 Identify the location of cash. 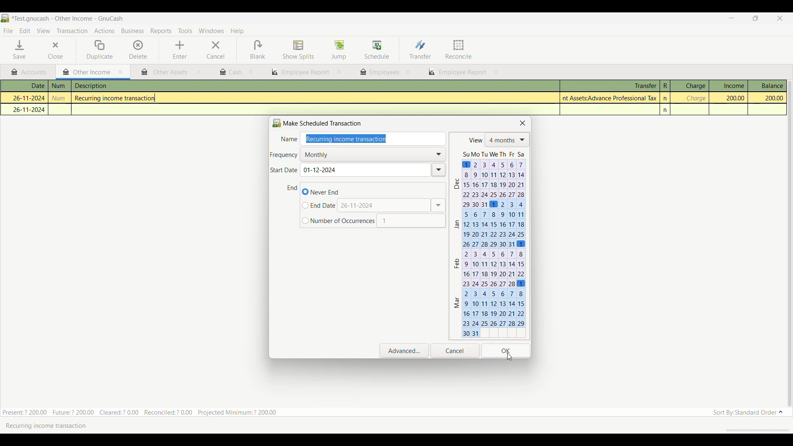
(230, 72).